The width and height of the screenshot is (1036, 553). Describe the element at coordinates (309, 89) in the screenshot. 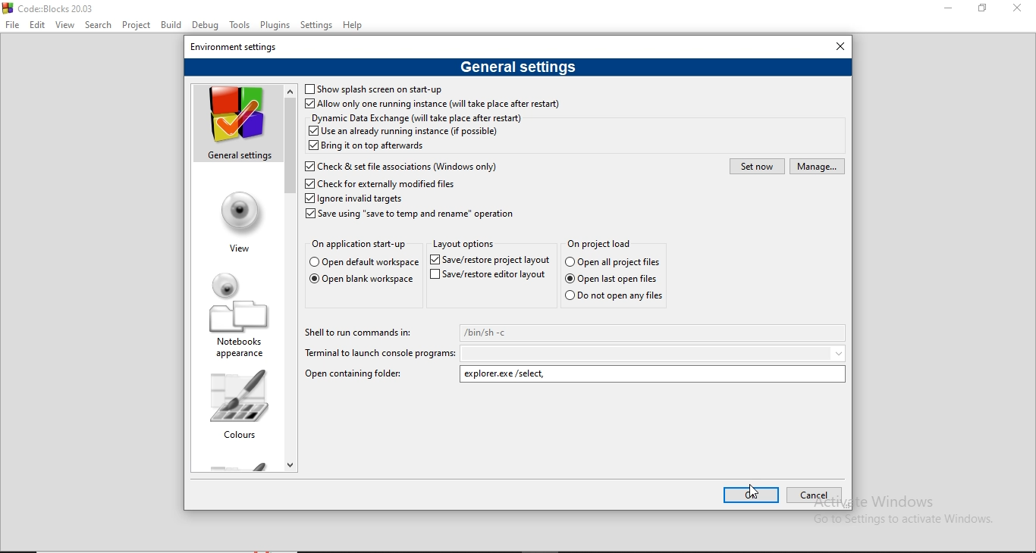

I see `unchecked` at that location.